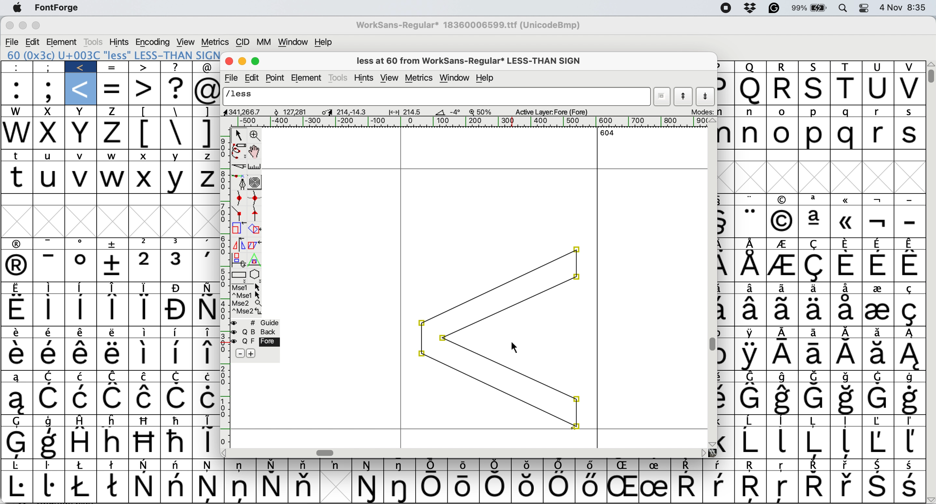 This screenshot has width=936, height=504. I want to click on Symbol, so click(782, 399).